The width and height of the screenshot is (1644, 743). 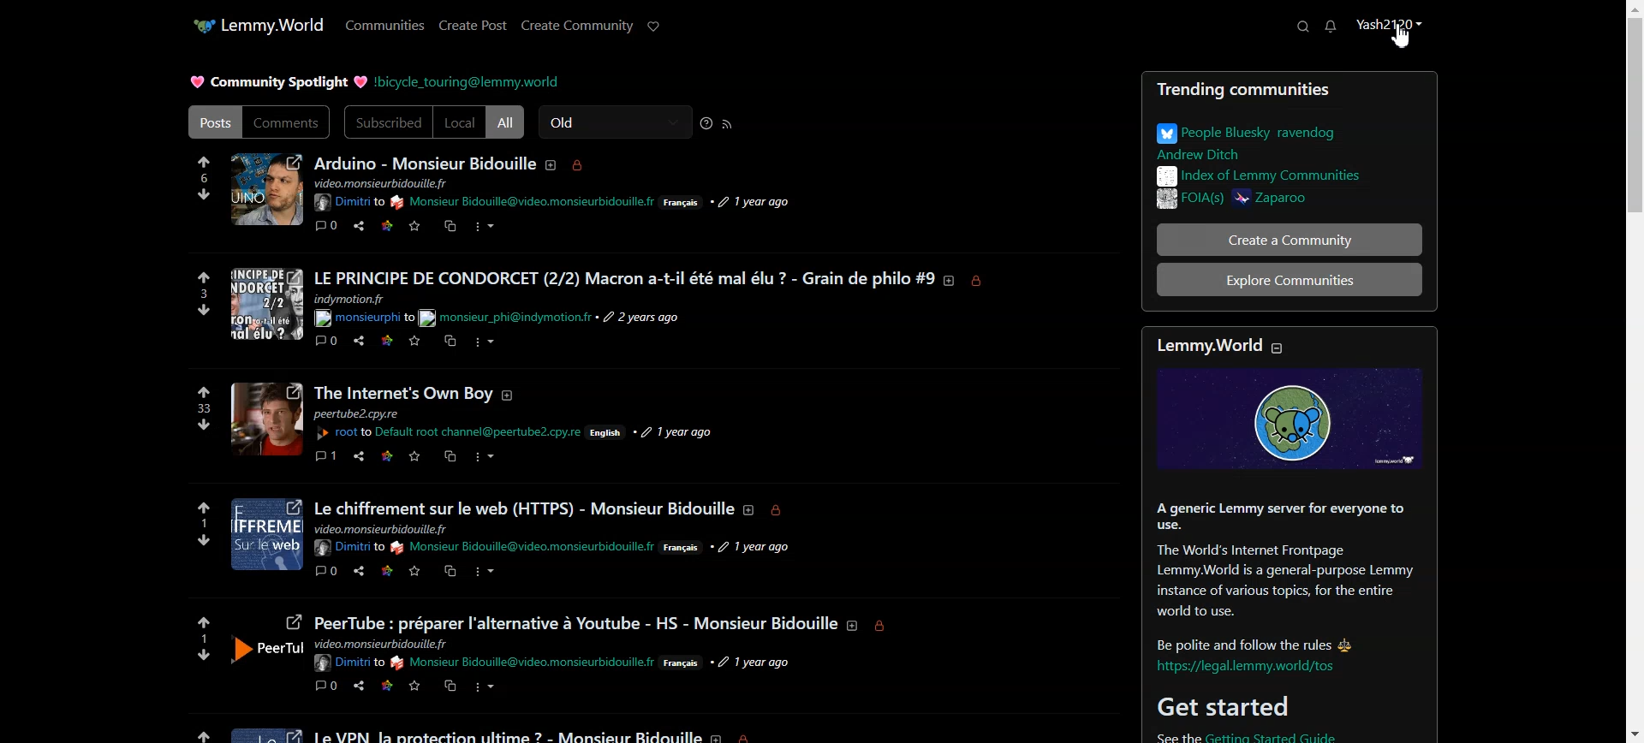 I want to click on Index of Lemmy communities, so click(x=1257, y=175).